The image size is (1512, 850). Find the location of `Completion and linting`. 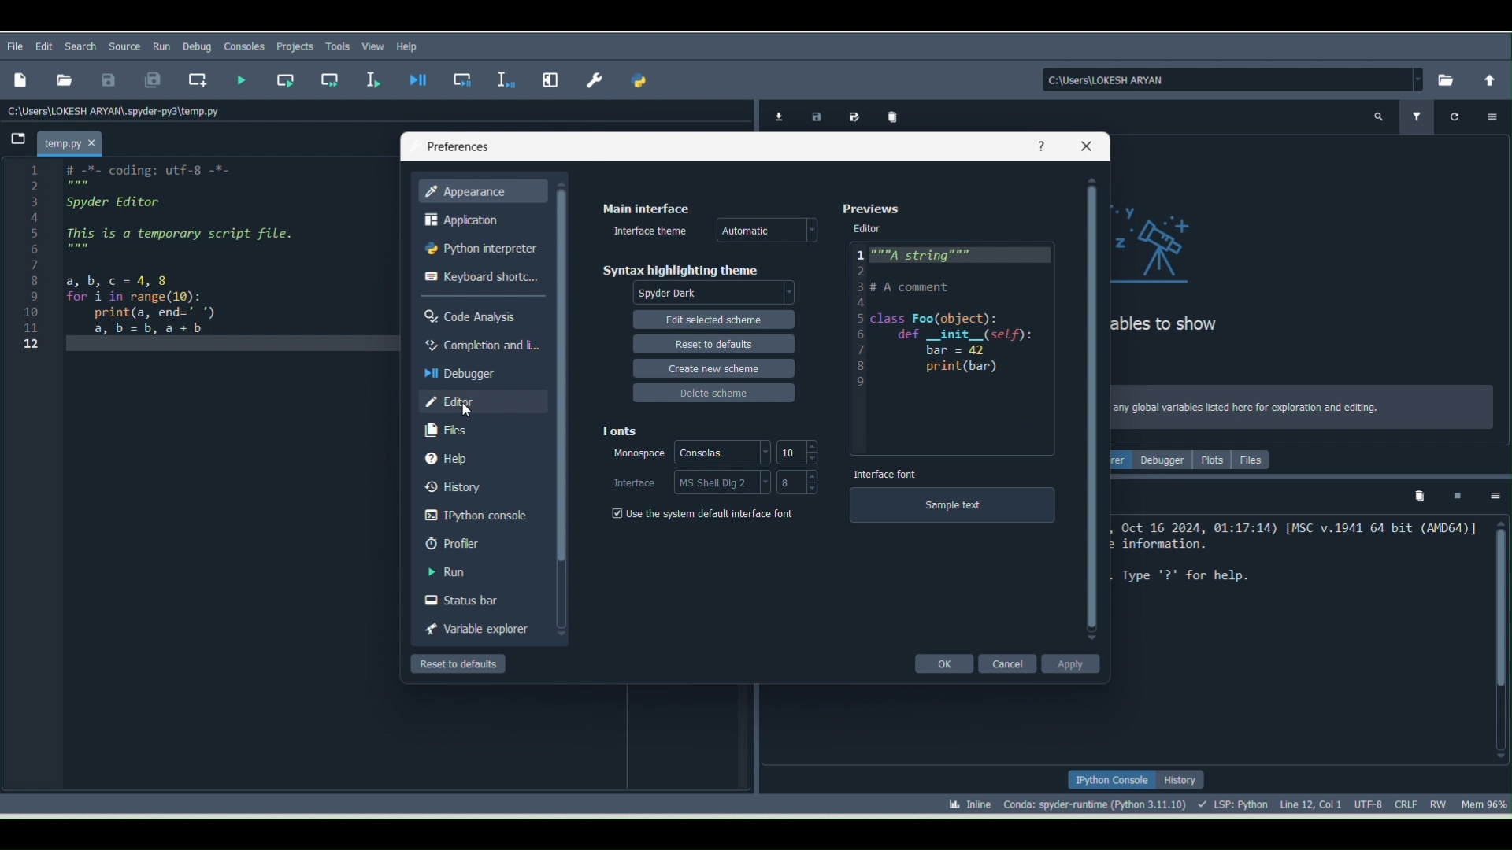

Completion and linting is located at coordinates (476, 344).